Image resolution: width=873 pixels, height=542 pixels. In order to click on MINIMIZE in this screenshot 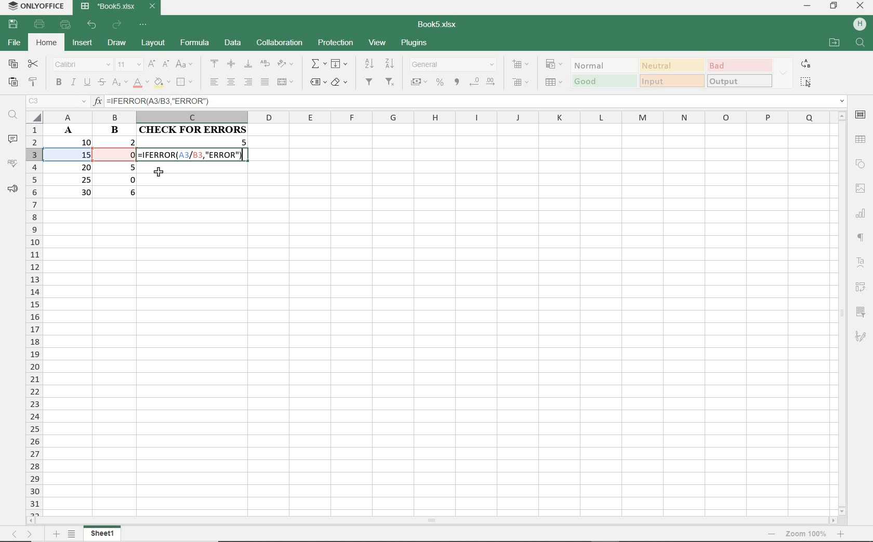, I will do `click(807, 6)`.